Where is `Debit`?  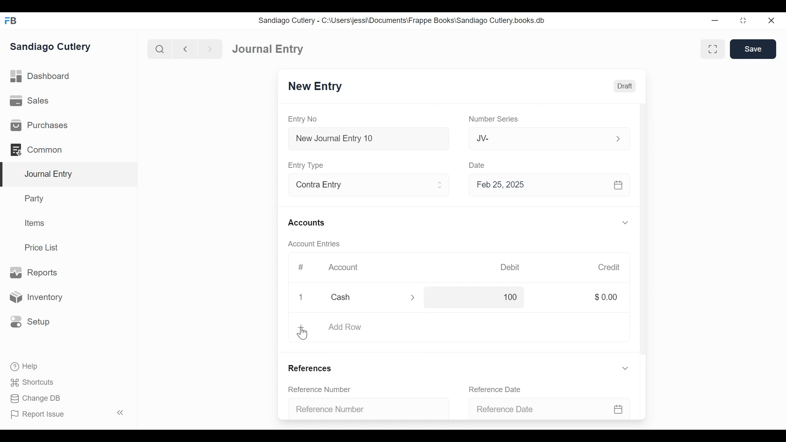
Debit is located at coordinates (513, 267).